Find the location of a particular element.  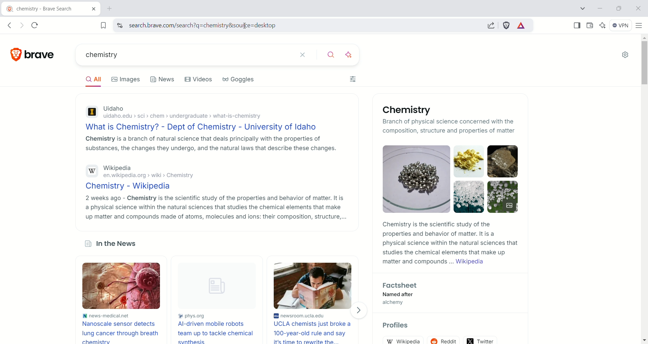

goggles is located at coordinates (238, 80).